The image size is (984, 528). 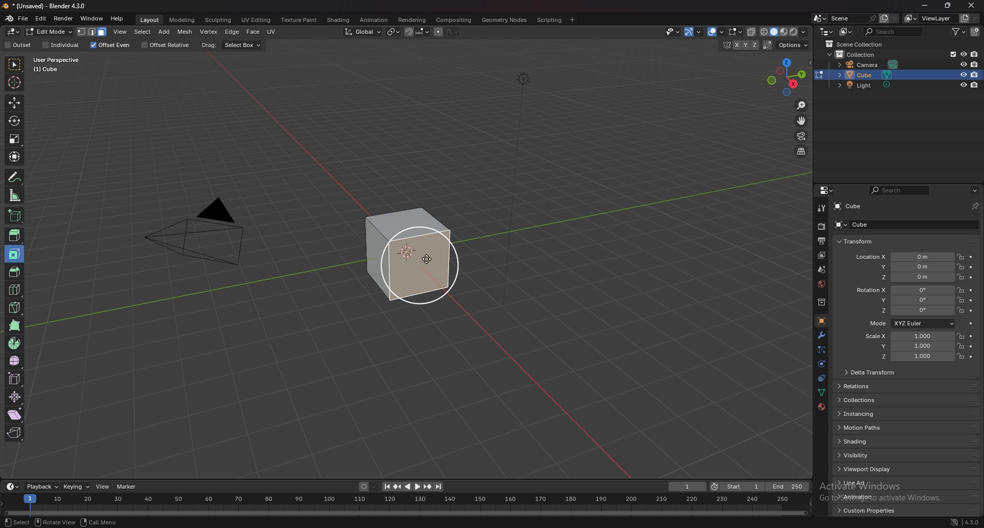 What do you see at coordinates (867, 496) in the screenshot?
I see `animation` at bounding box center [867, 496].